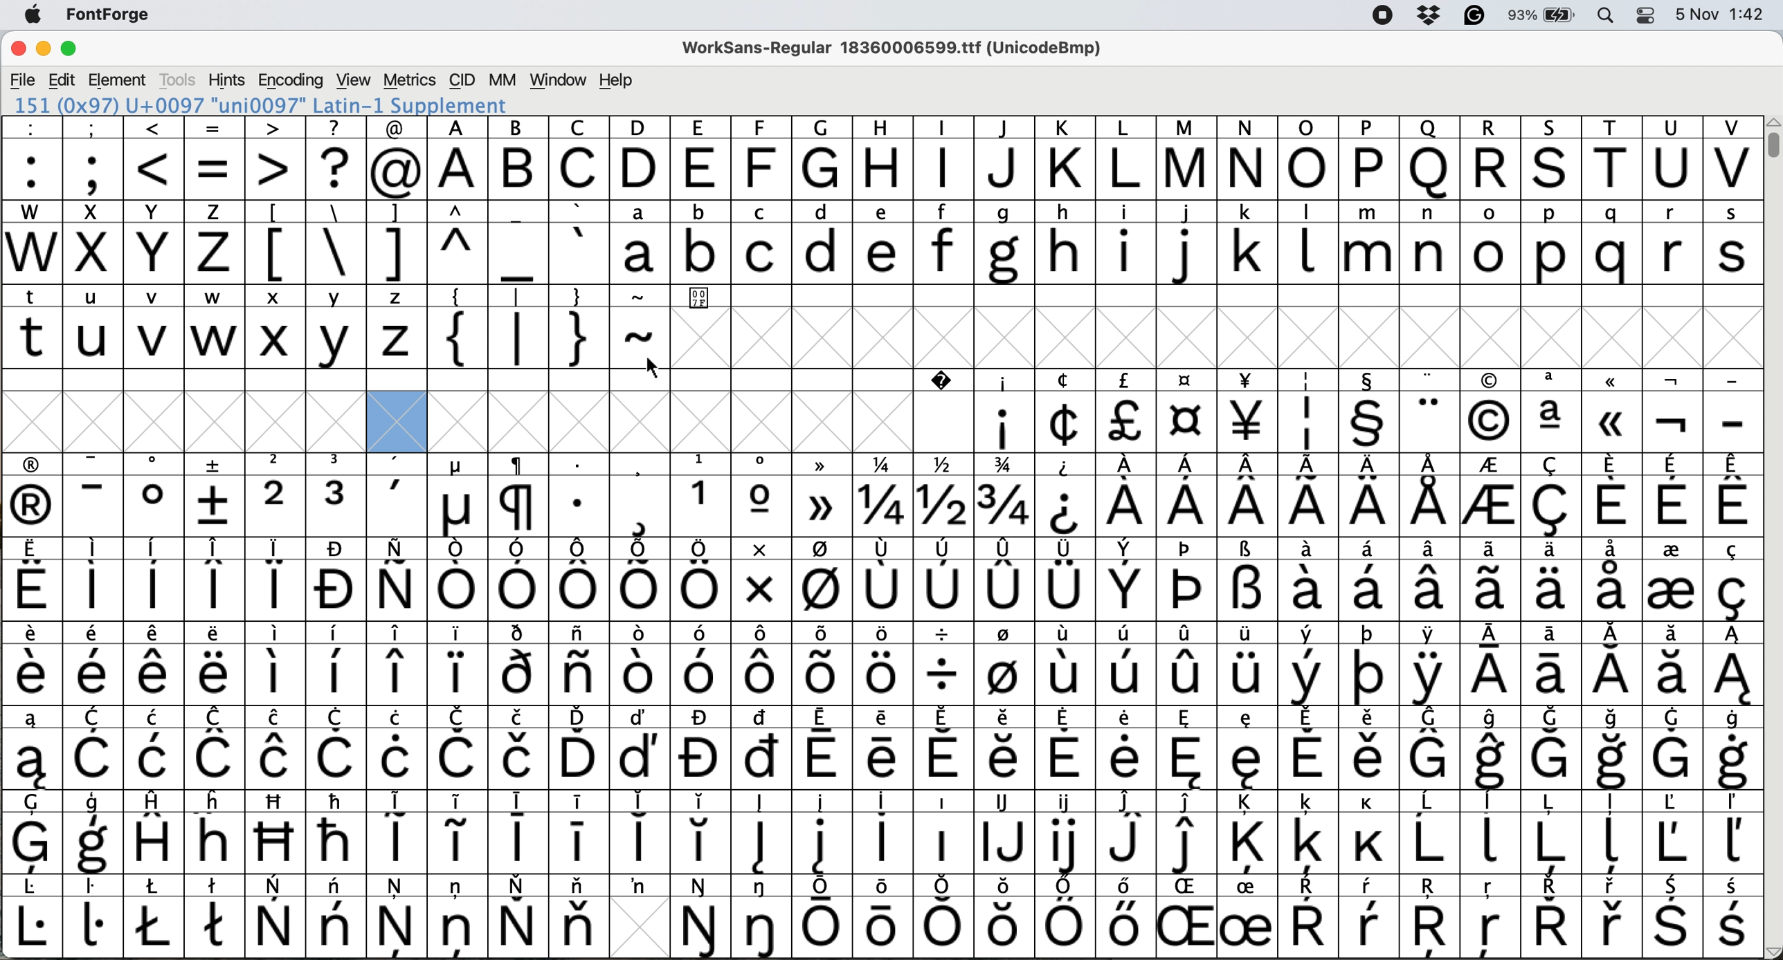  What do you see at coordinates (1247, 665) in the screenshot?
I see `symbol` at bounding box center [1247, 665].